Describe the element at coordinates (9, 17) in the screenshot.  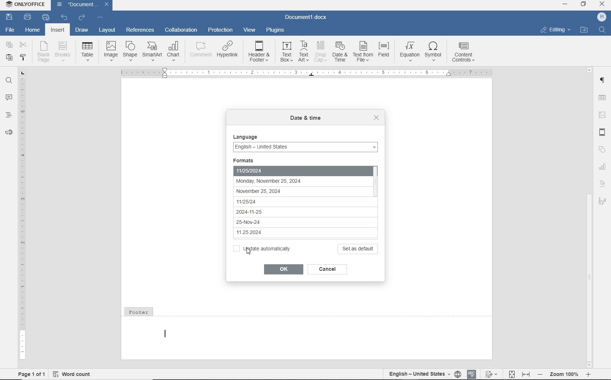
I see `save` at that location.